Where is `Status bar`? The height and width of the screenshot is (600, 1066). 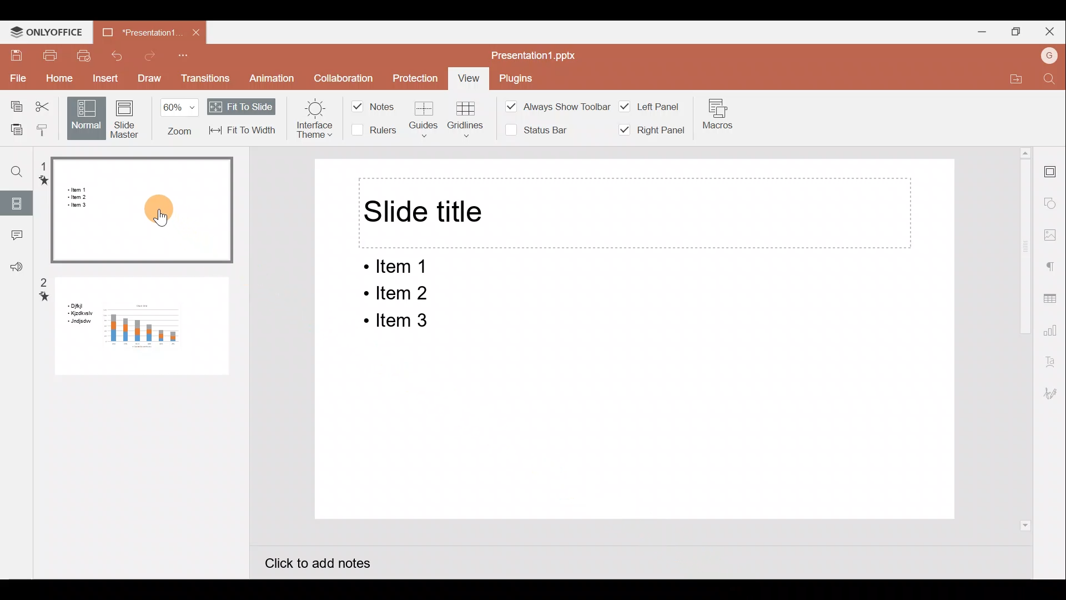 Status bar is located at coordinates (542, 128).